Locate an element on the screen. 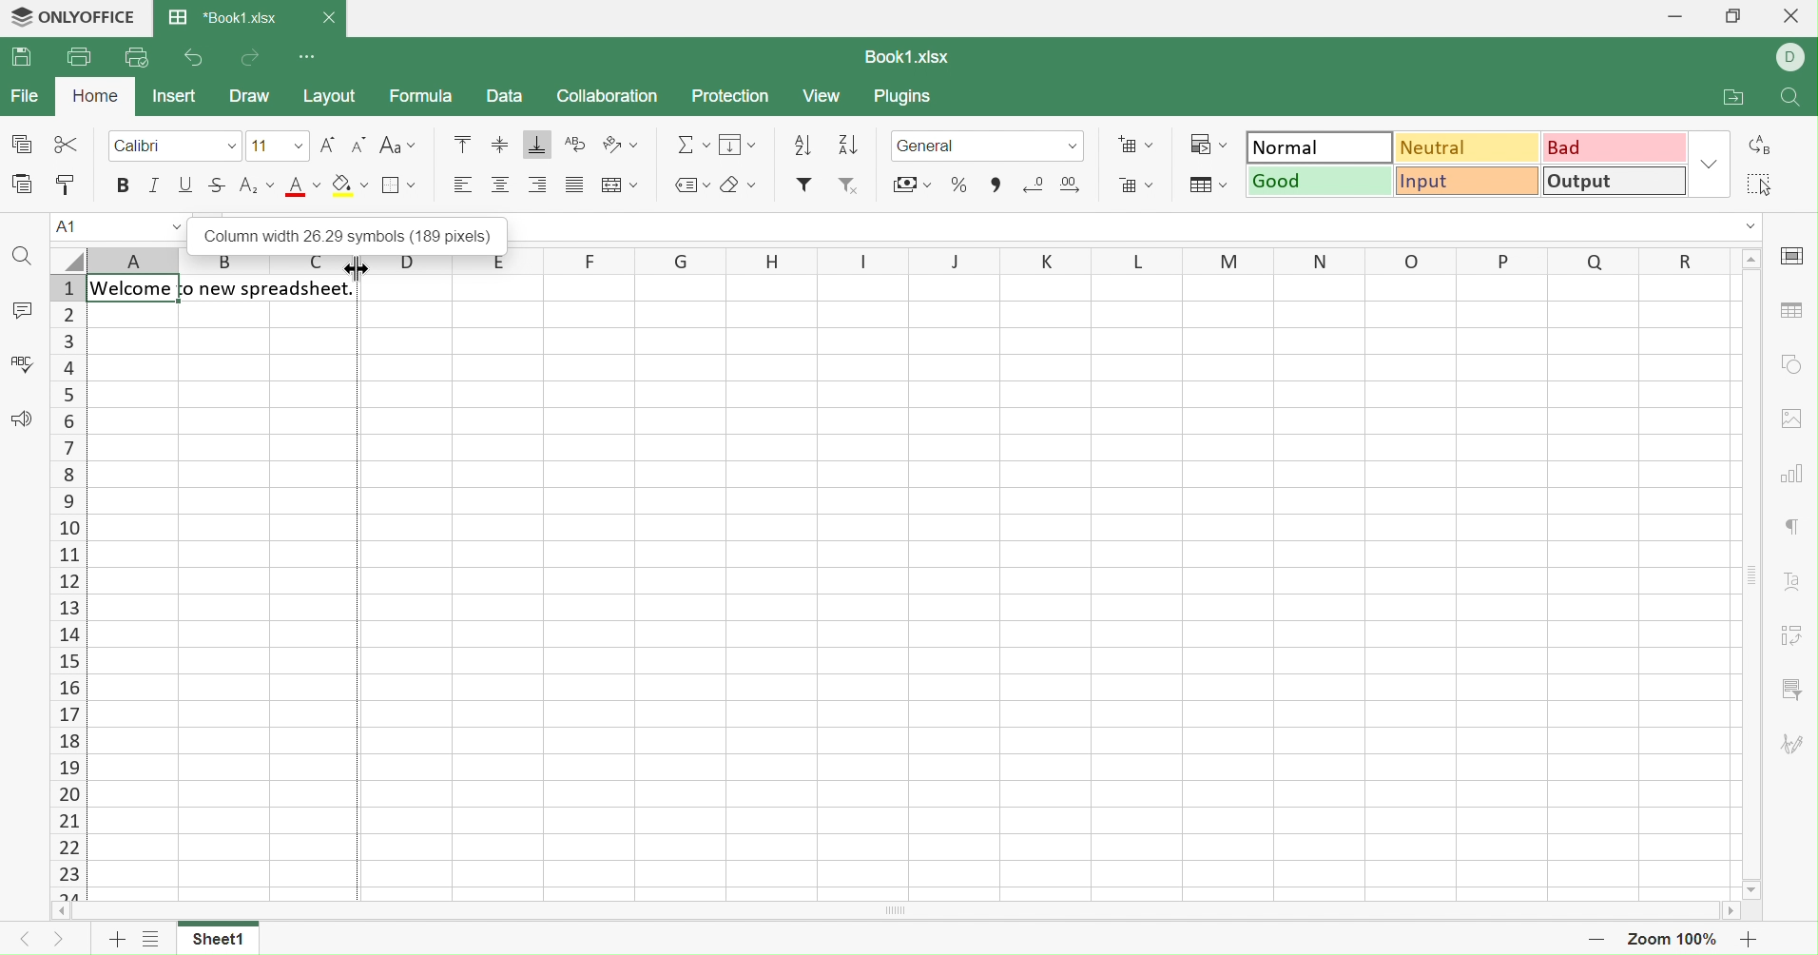 The width and height of the screenshot is (1818, 955). Summation is located at coordinates (692, 142).